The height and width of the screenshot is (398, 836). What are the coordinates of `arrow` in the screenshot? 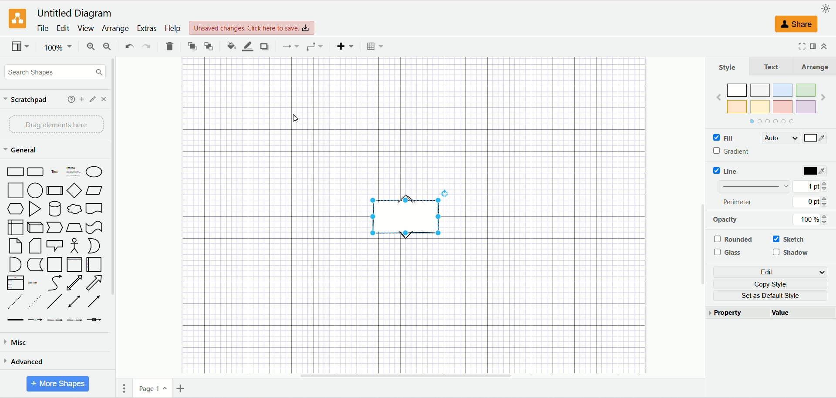 It's located at (96, 283).